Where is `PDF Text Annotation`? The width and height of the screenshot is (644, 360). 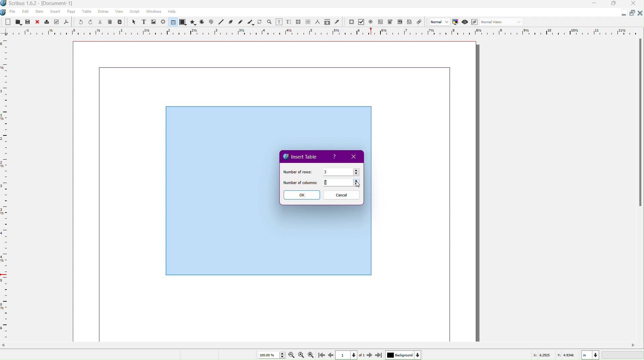 PDF Text Annotation is located at coordinates (411, 23).